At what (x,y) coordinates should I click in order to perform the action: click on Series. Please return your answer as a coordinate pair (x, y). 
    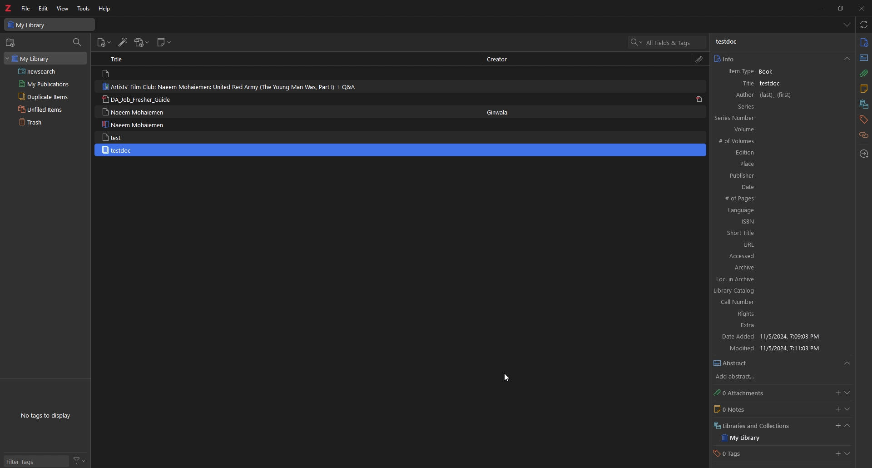
    Looking at the image, I should click on (780, 106).